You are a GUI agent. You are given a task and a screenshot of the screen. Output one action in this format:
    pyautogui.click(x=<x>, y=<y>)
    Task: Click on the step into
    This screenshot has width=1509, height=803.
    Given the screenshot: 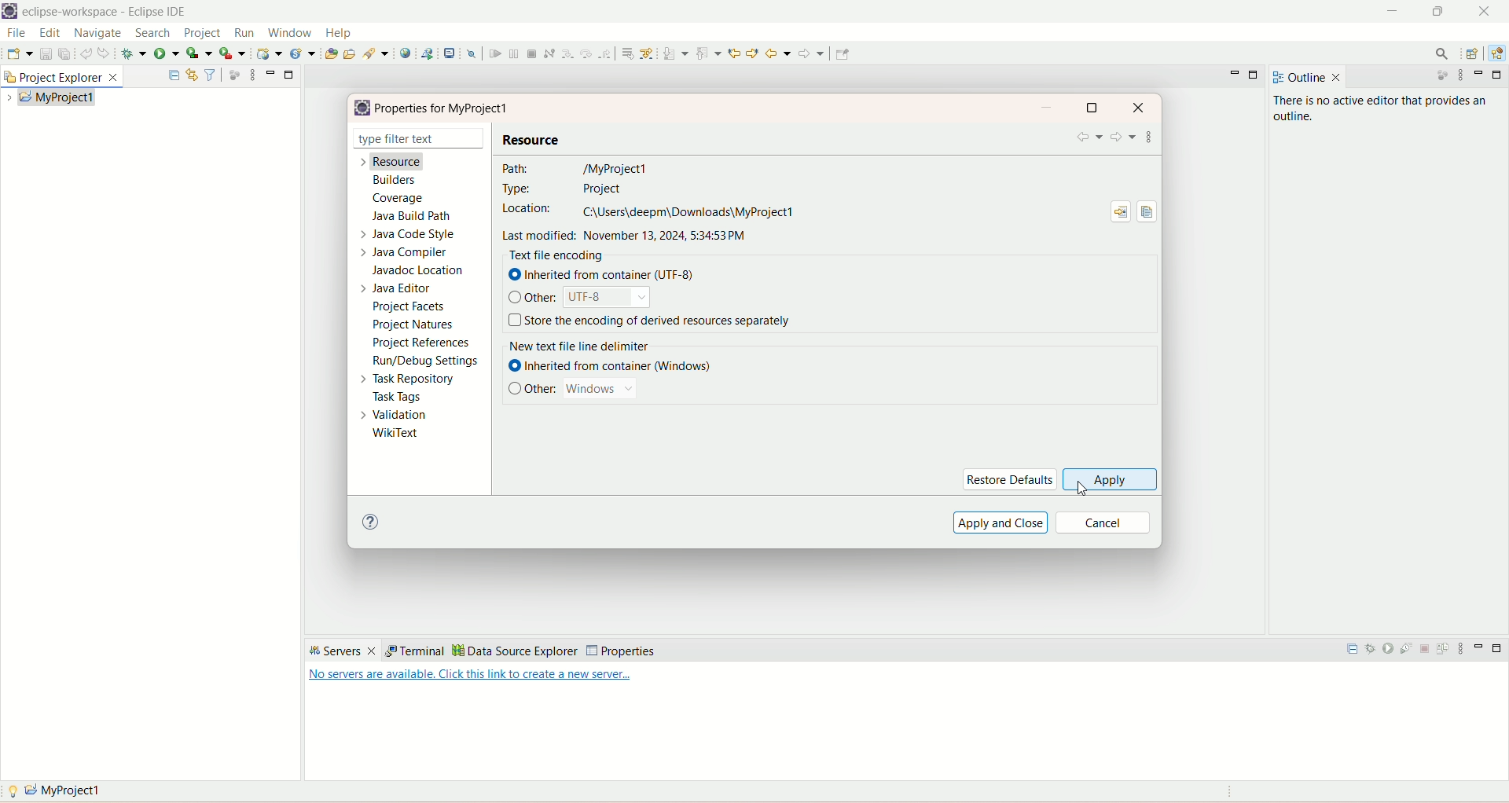 What is the action you would take?
    pyautogui.click(x=567, y=55)
    